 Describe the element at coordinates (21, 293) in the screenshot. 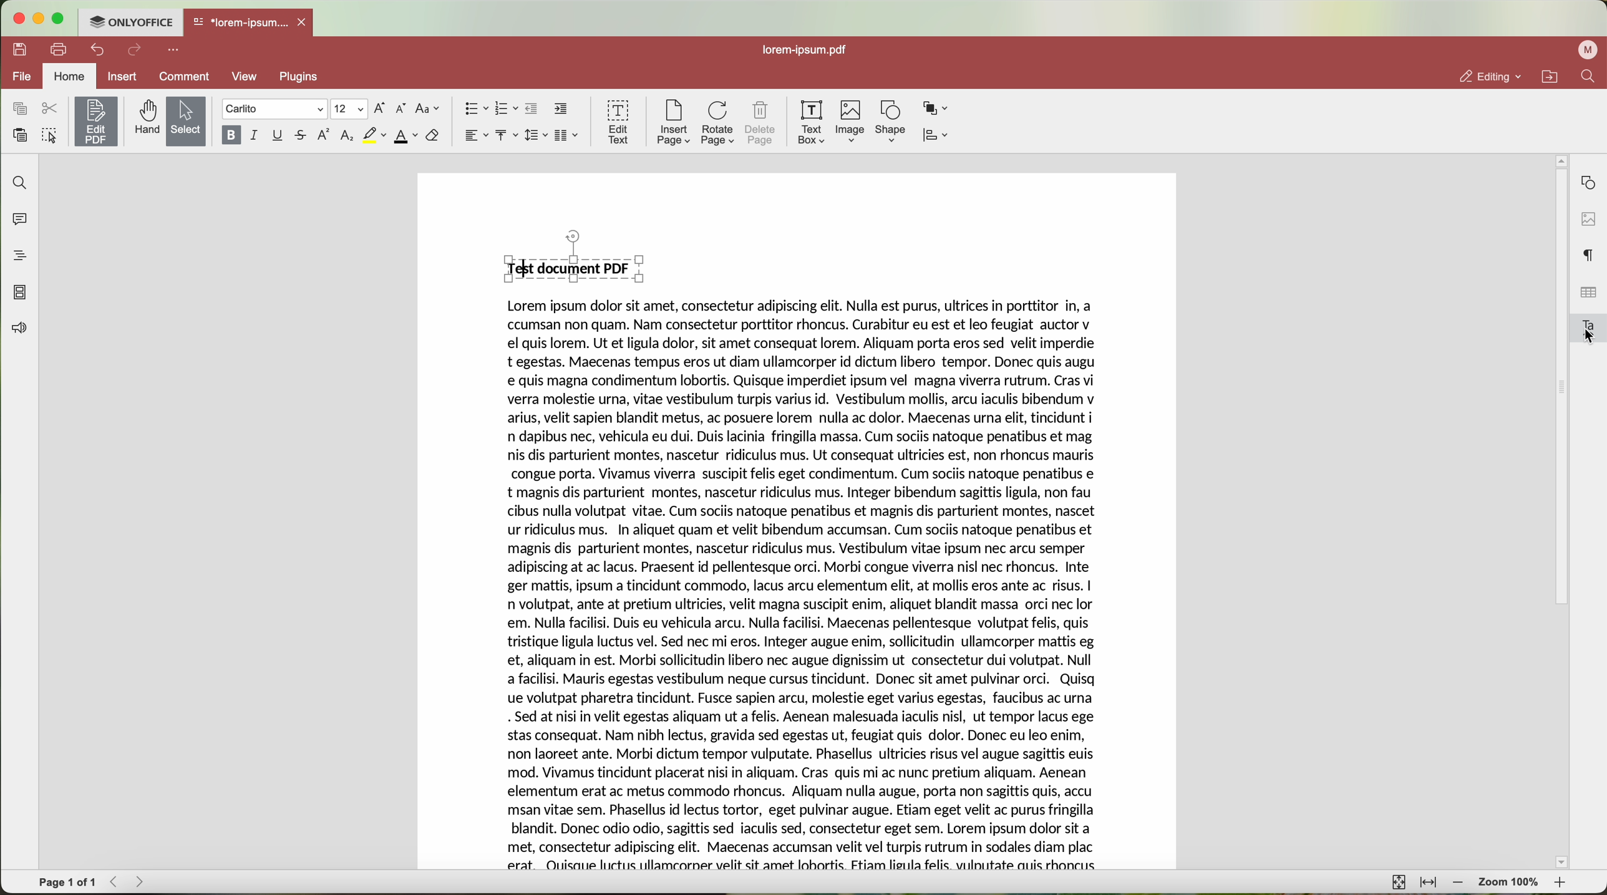

I see `page thumbnails` at that location.